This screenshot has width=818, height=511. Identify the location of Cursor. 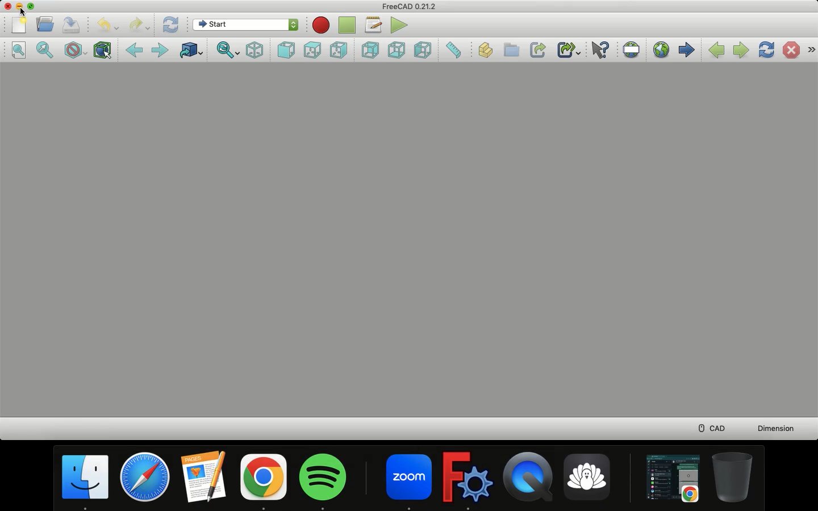
(23, 12).